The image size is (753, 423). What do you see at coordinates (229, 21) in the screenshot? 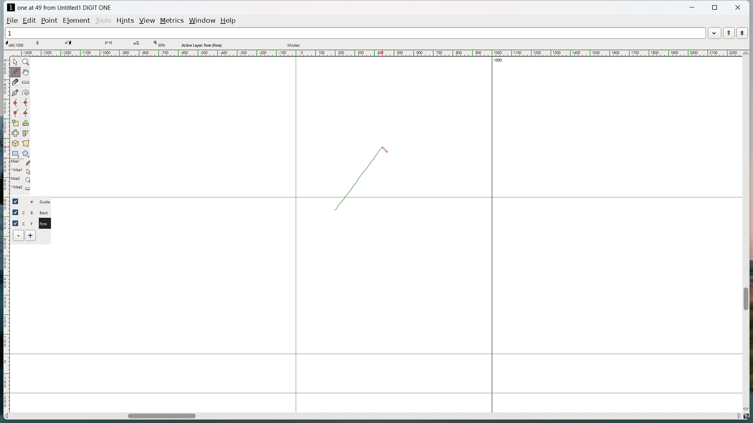
I see `help` at bounding box center [229, 21].